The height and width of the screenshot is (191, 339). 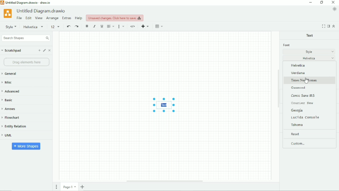 I want to click on Cursor Position, so click(x=306, y=81).